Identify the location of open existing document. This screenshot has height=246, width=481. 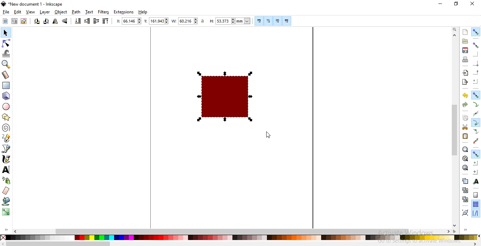
(465, 41).